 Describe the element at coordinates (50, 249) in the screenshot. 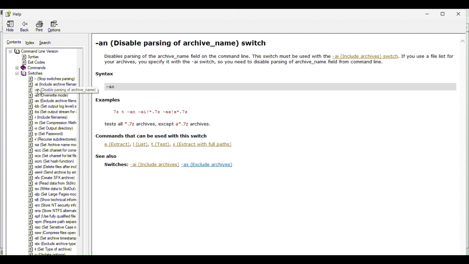

I see `§] 4 (Set Type of archive)` at that location.